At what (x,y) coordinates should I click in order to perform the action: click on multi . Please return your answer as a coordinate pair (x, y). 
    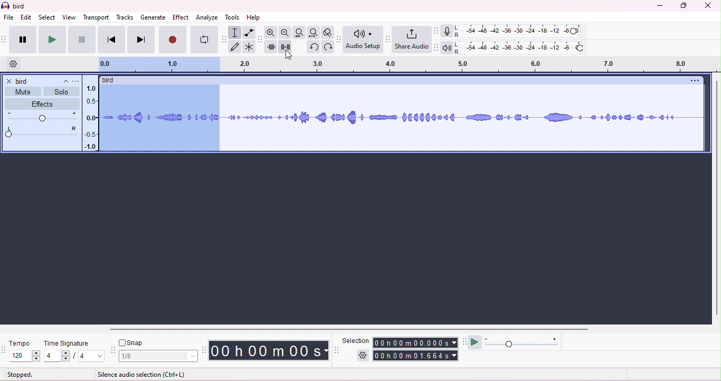
    Looking at the image, I should click on (248, 47).